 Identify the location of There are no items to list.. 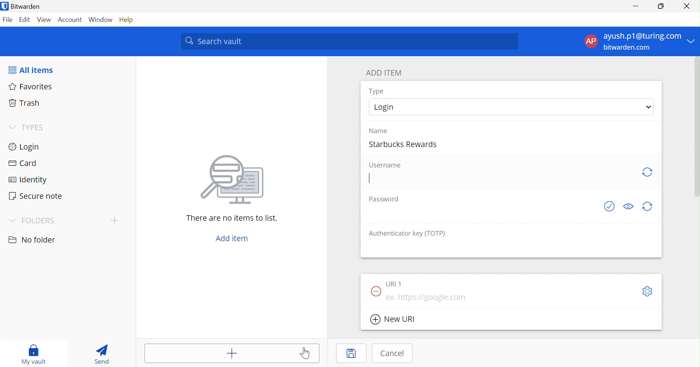
(232, 219).